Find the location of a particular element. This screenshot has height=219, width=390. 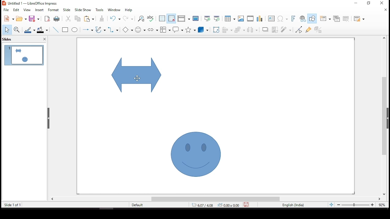

save is located at coordinates (35, 19).